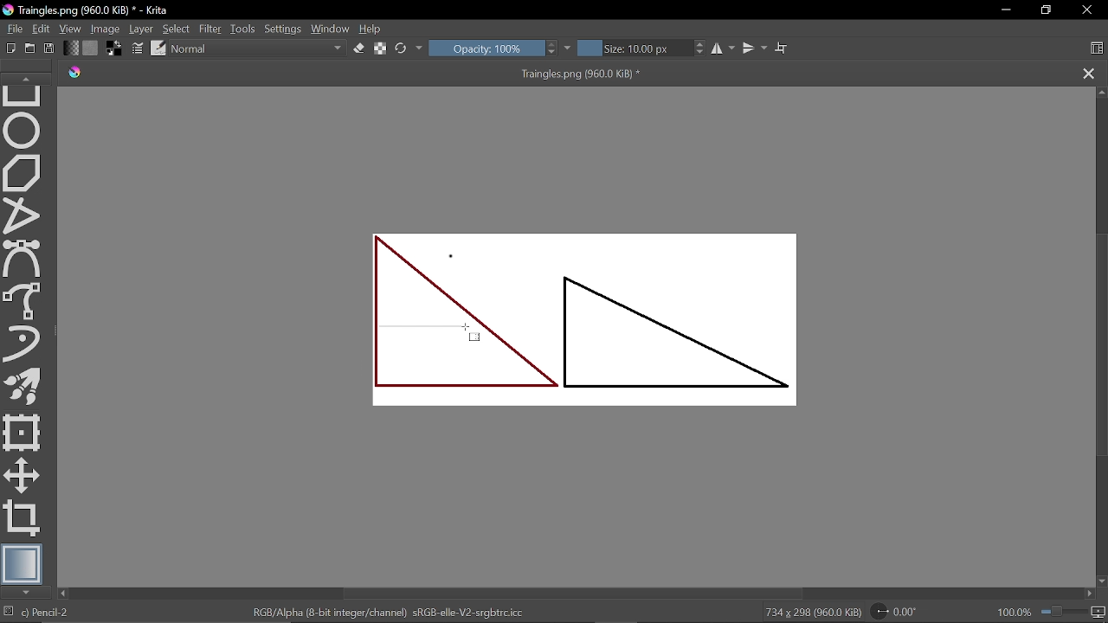 This screenshot has width=1108, height=623. Describe the element at coordinates (375, 29) in the screenshot. I see `Help` at that location.